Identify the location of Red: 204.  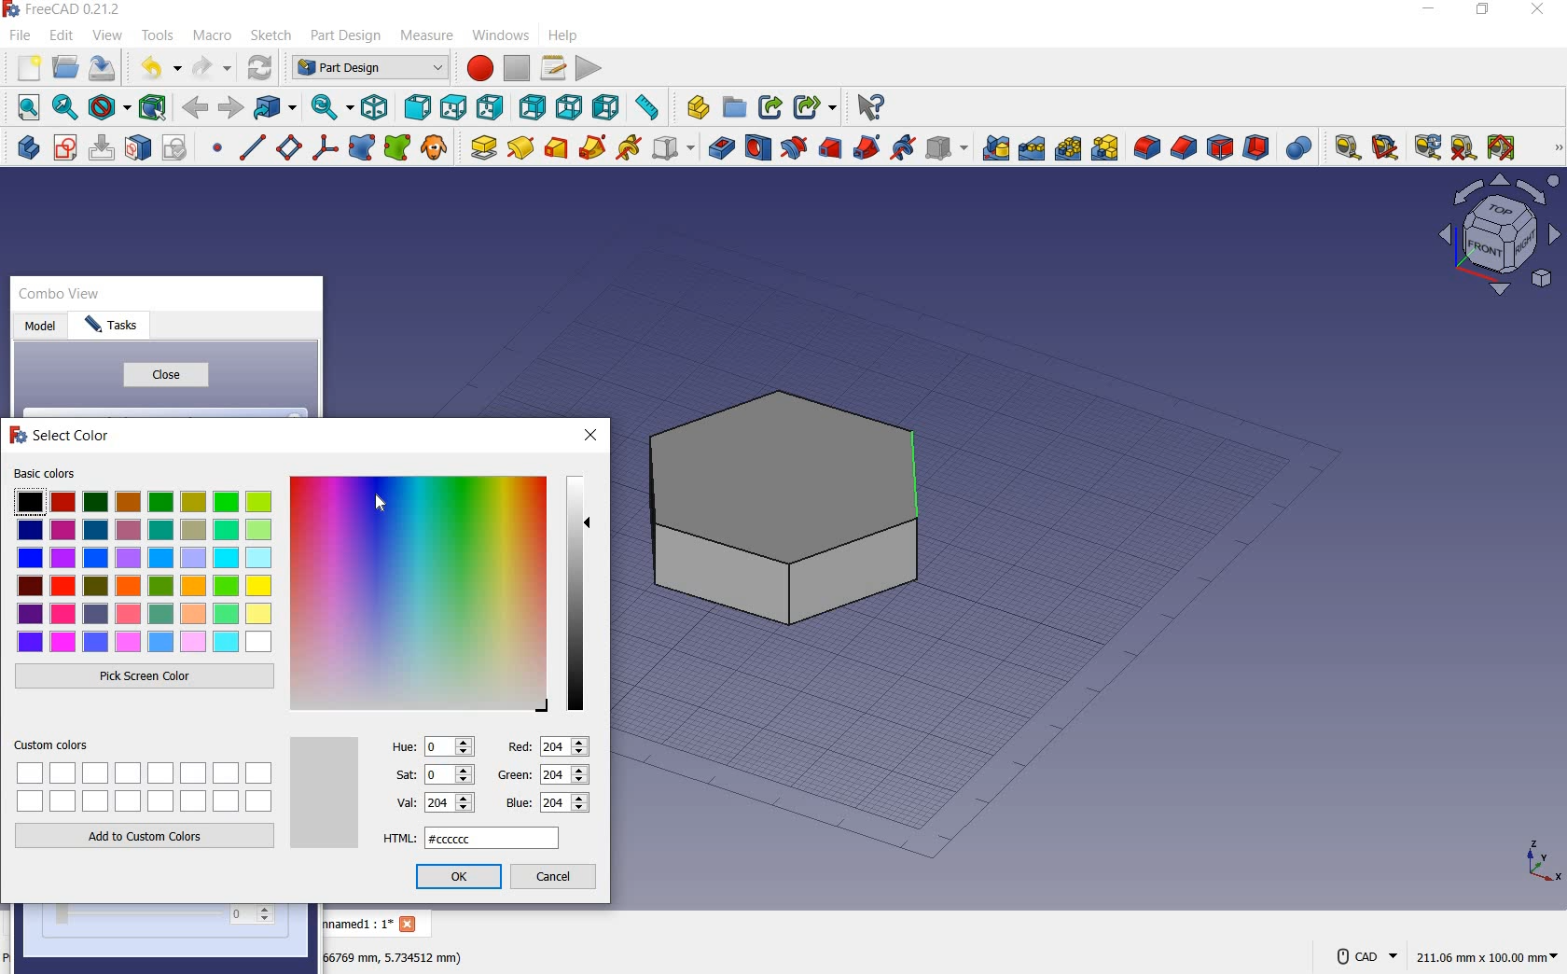
(547, 745).